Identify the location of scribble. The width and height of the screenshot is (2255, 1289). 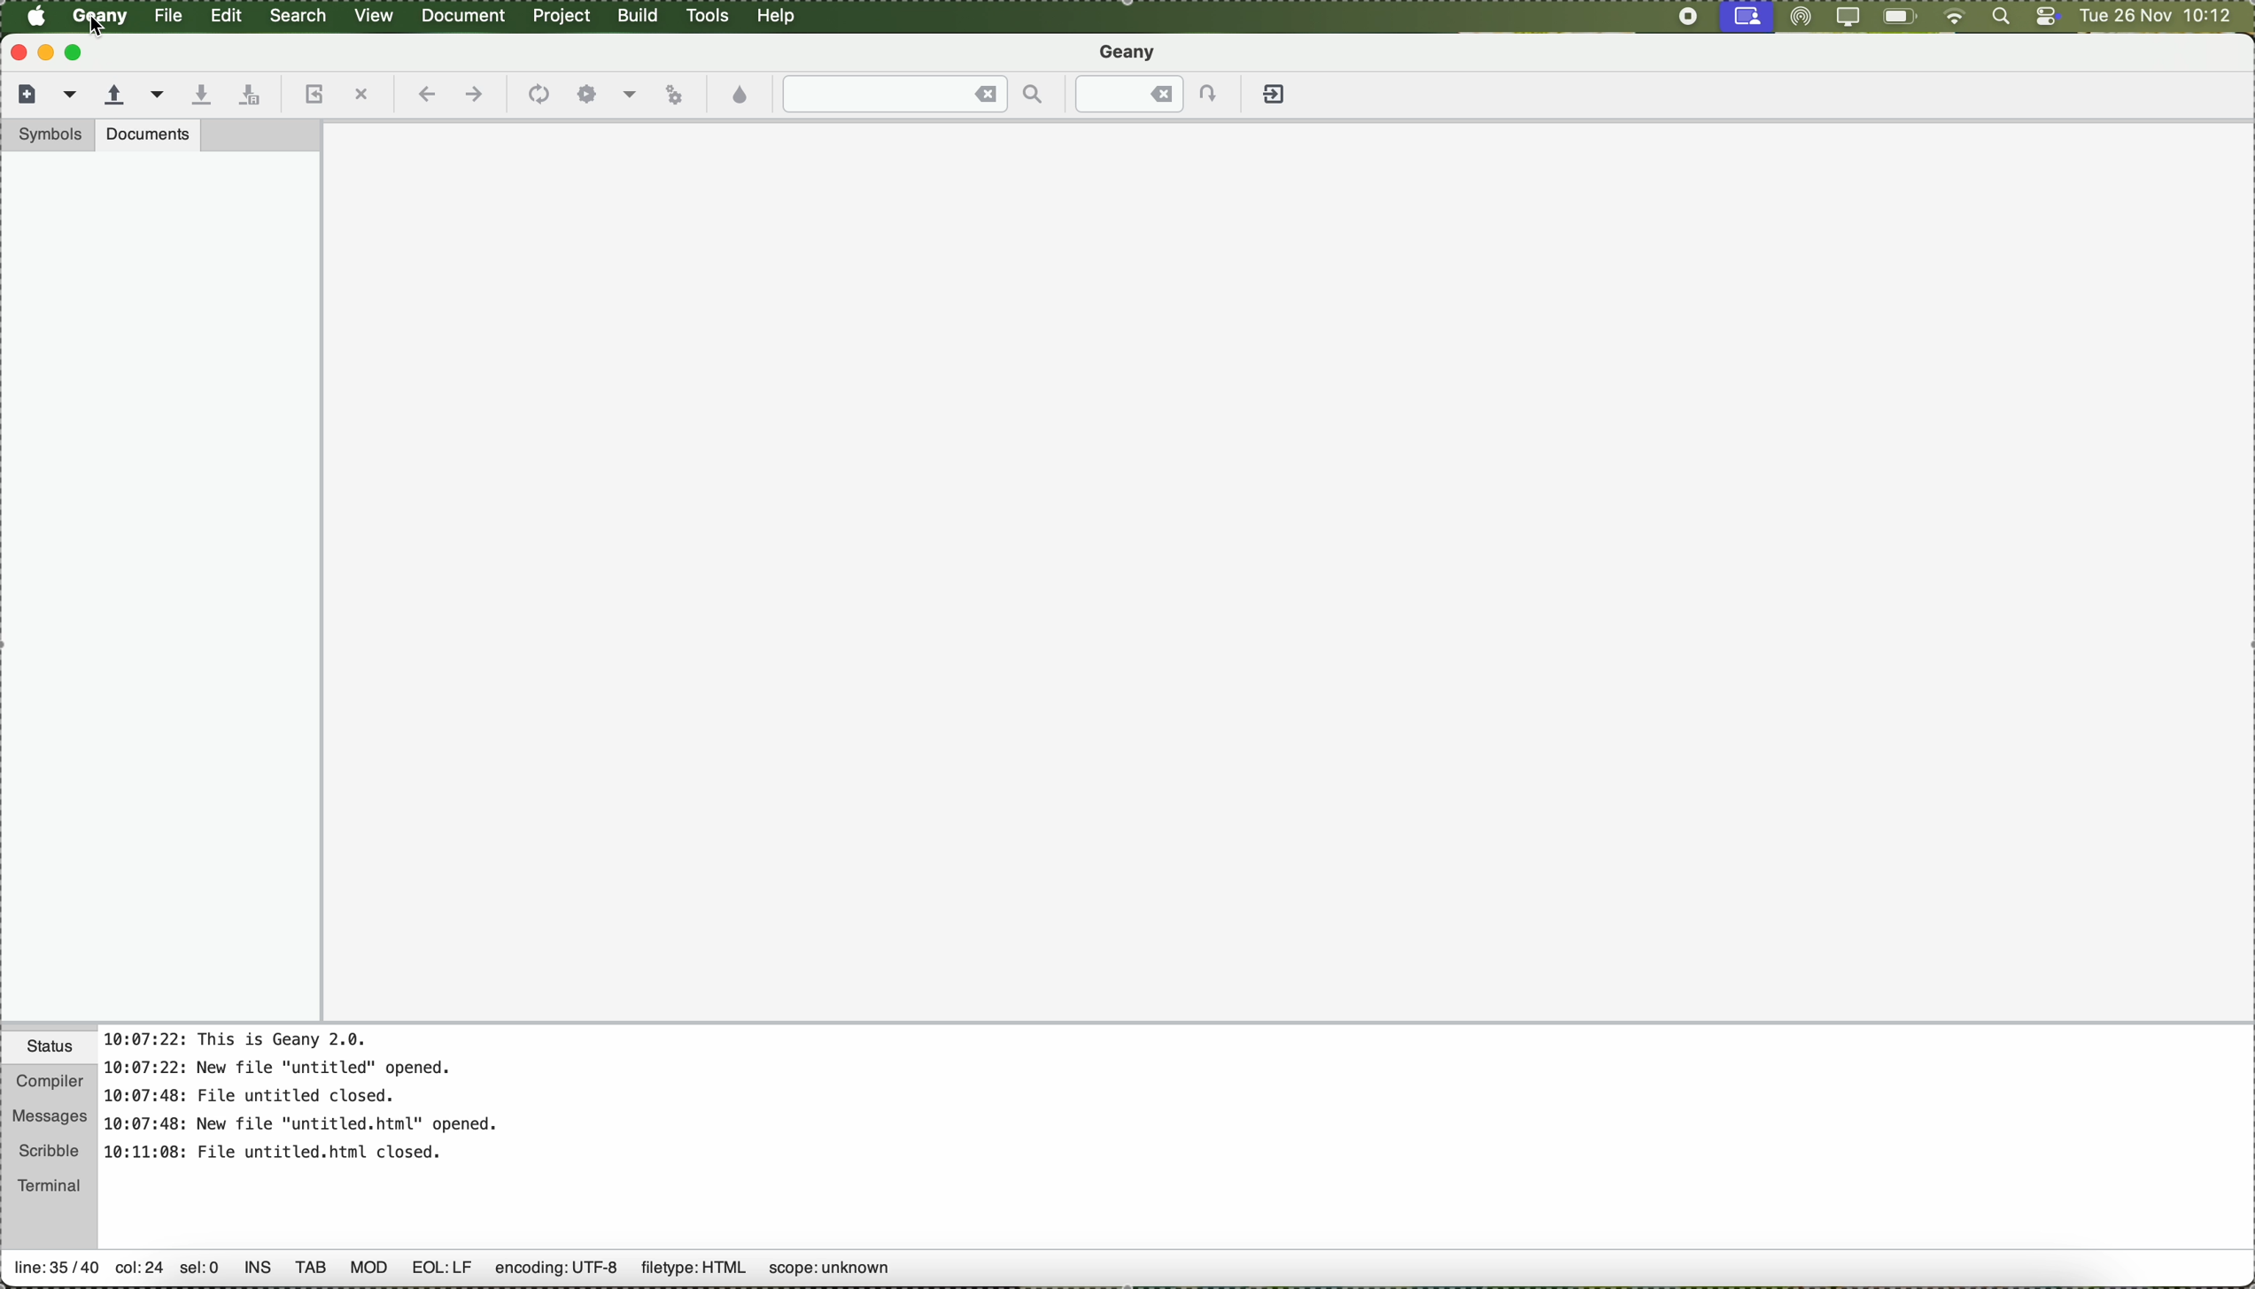
(50, 1147).